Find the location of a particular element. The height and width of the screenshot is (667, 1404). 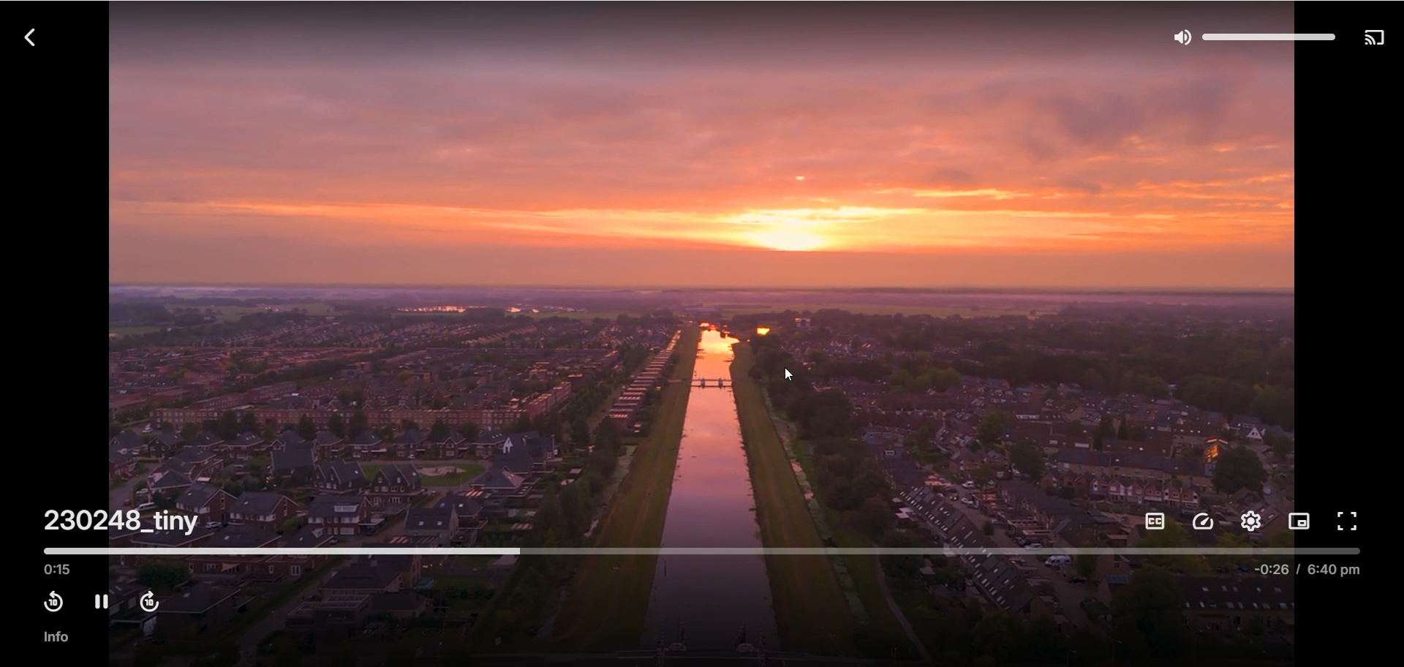

setting is located at coordinates (1251, 524).